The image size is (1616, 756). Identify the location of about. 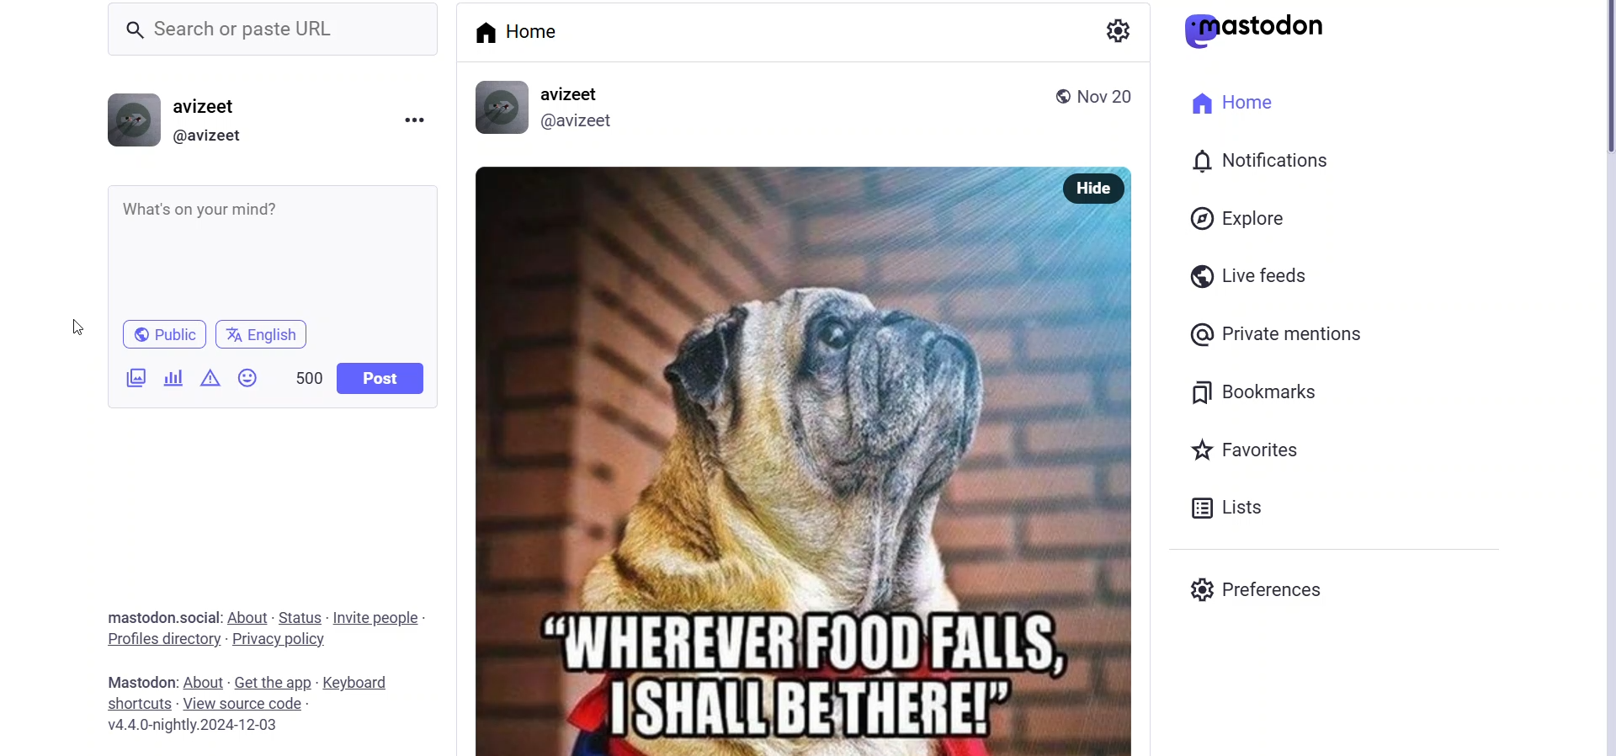
(205, 680).